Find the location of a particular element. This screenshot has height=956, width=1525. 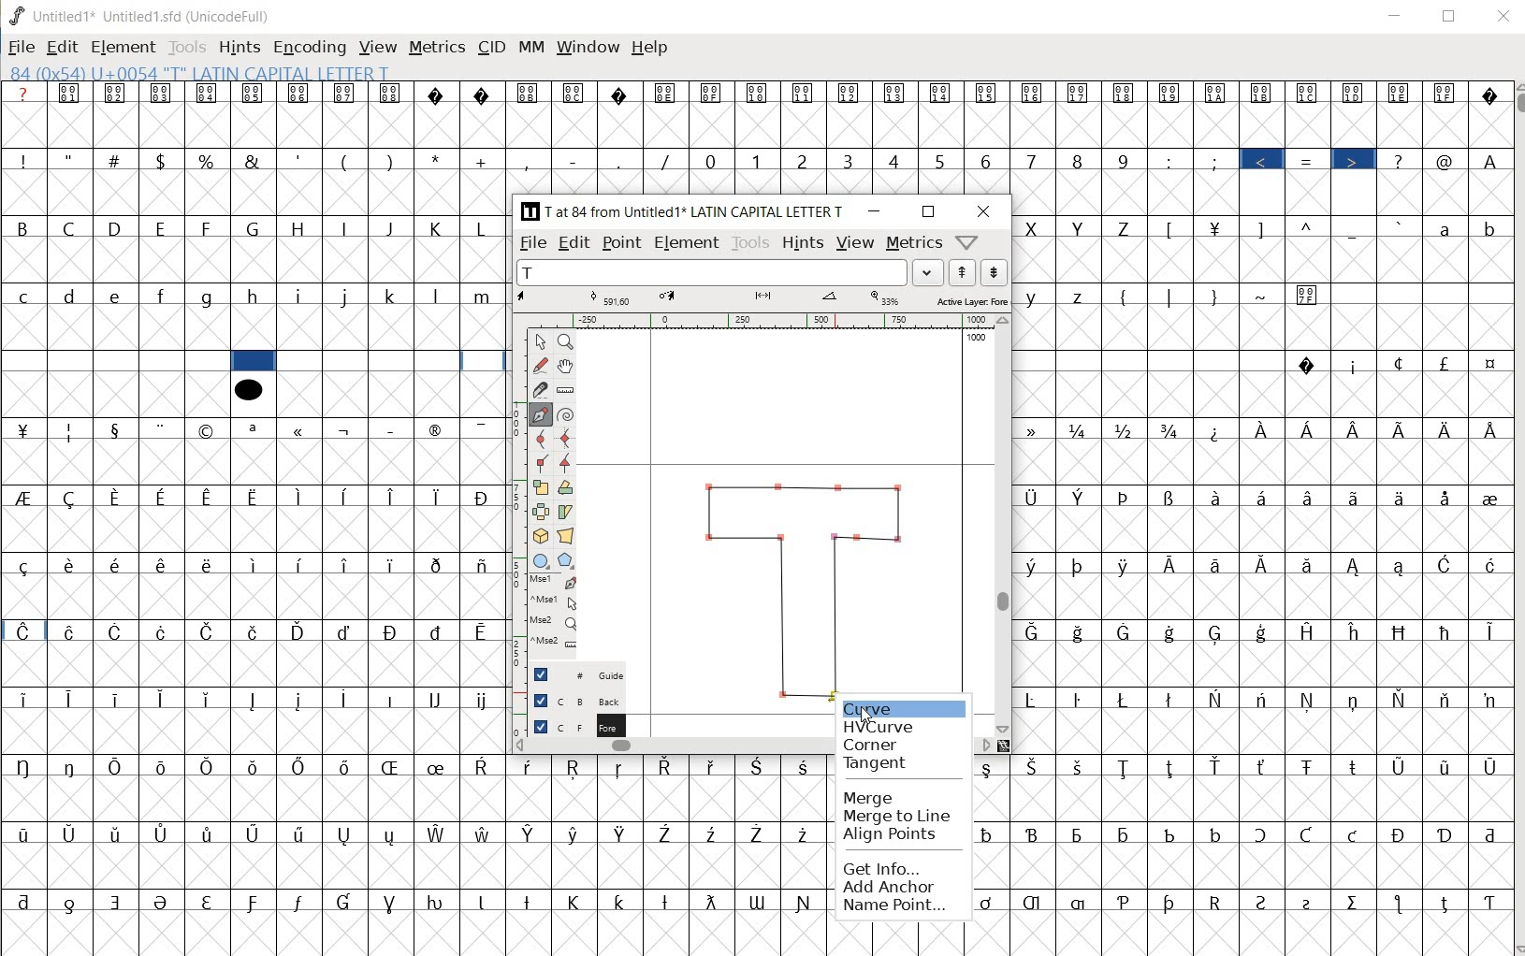

Symbol is located at coordinates (345, 631).